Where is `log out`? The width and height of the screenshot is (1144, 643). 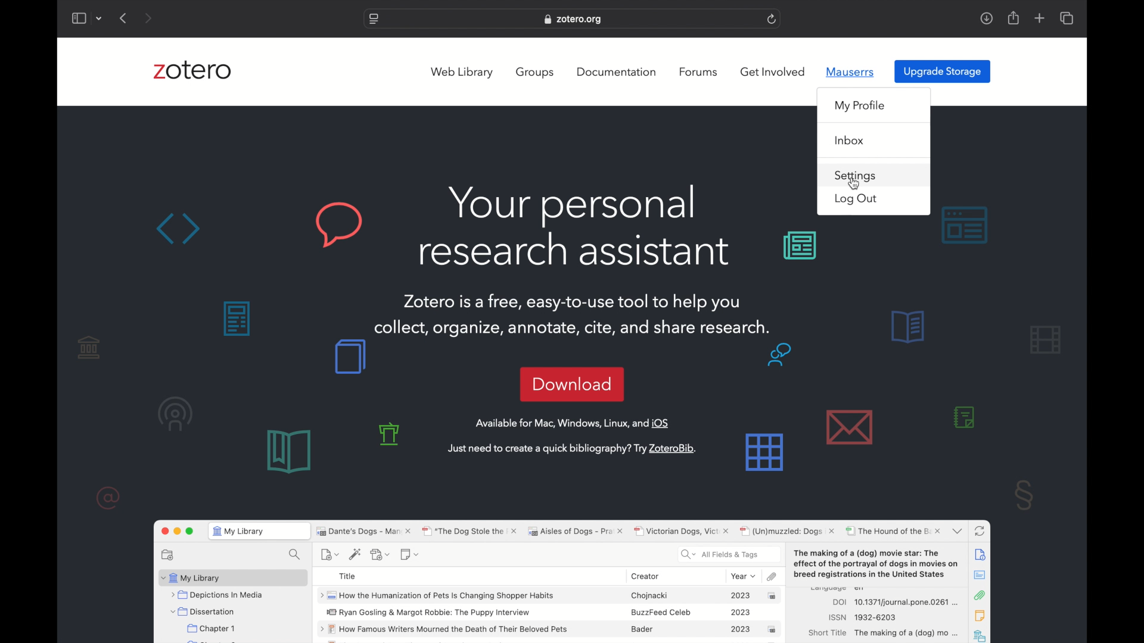
log out is located at coordinates (857, 199).